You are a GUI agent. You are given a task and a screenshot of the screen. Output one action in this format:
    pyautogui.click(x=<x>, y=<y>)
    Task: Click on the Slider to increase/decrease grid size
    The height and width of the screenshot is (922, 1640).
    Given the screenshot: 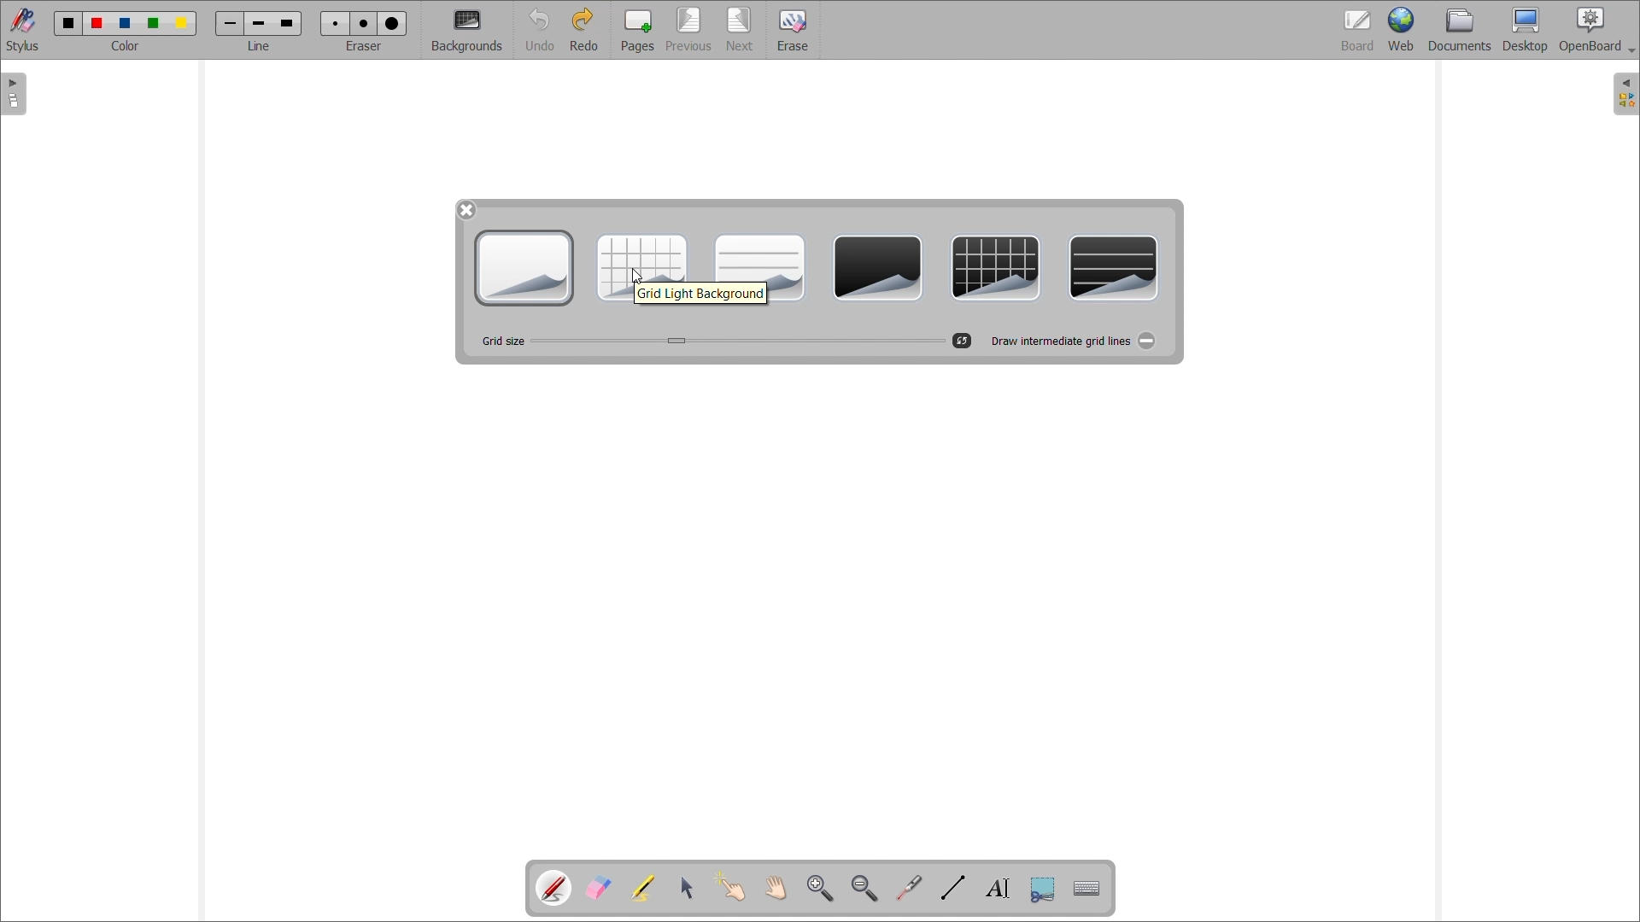 What is the action you would take?
    pyautogui.click(x=737, y=341)
    